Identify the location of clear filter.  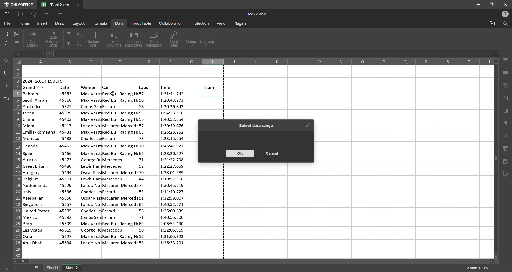
(69, 44).